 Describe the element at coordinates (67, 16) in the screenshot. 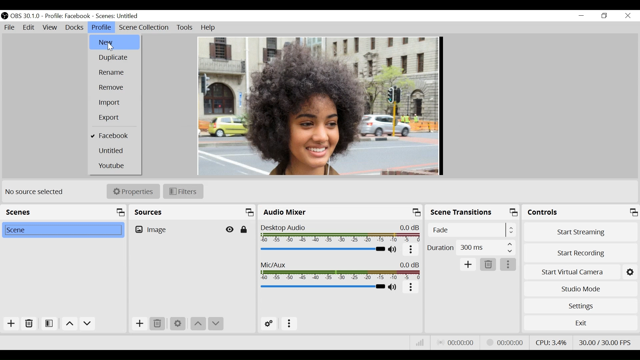

I see `Profile Name` at that location.